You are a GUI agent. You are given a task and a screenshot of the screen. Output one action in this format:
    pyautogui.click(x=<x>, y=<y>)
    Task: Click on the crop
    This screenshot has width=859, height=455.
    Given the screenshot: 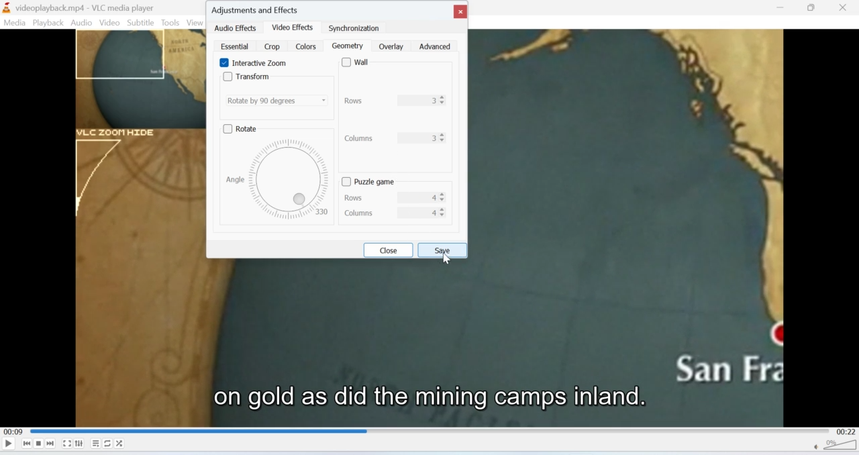 What is the action you would take?
    pyautogui.click(x=271, y=46)
    